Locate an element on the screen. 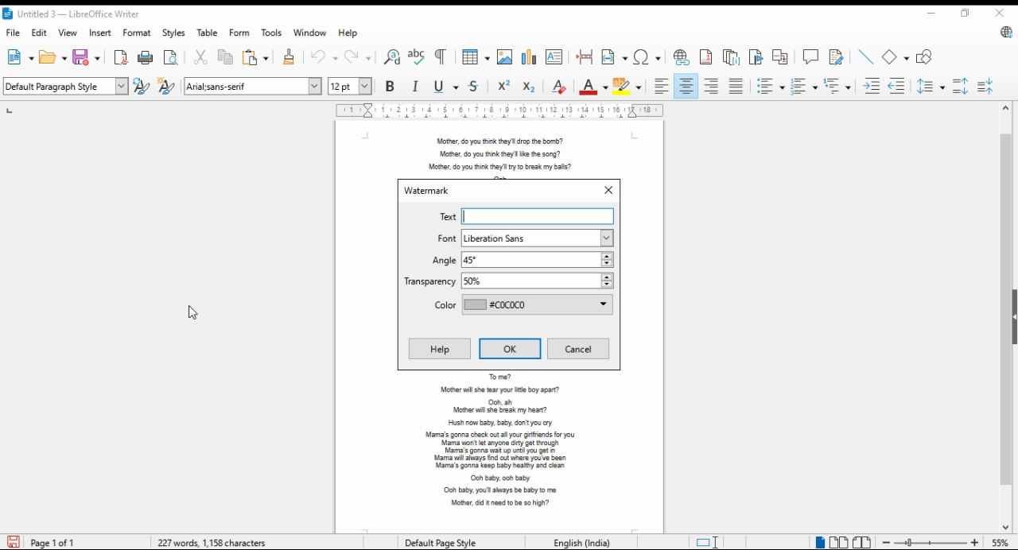  insert chart is located at coordinates (530, 57).